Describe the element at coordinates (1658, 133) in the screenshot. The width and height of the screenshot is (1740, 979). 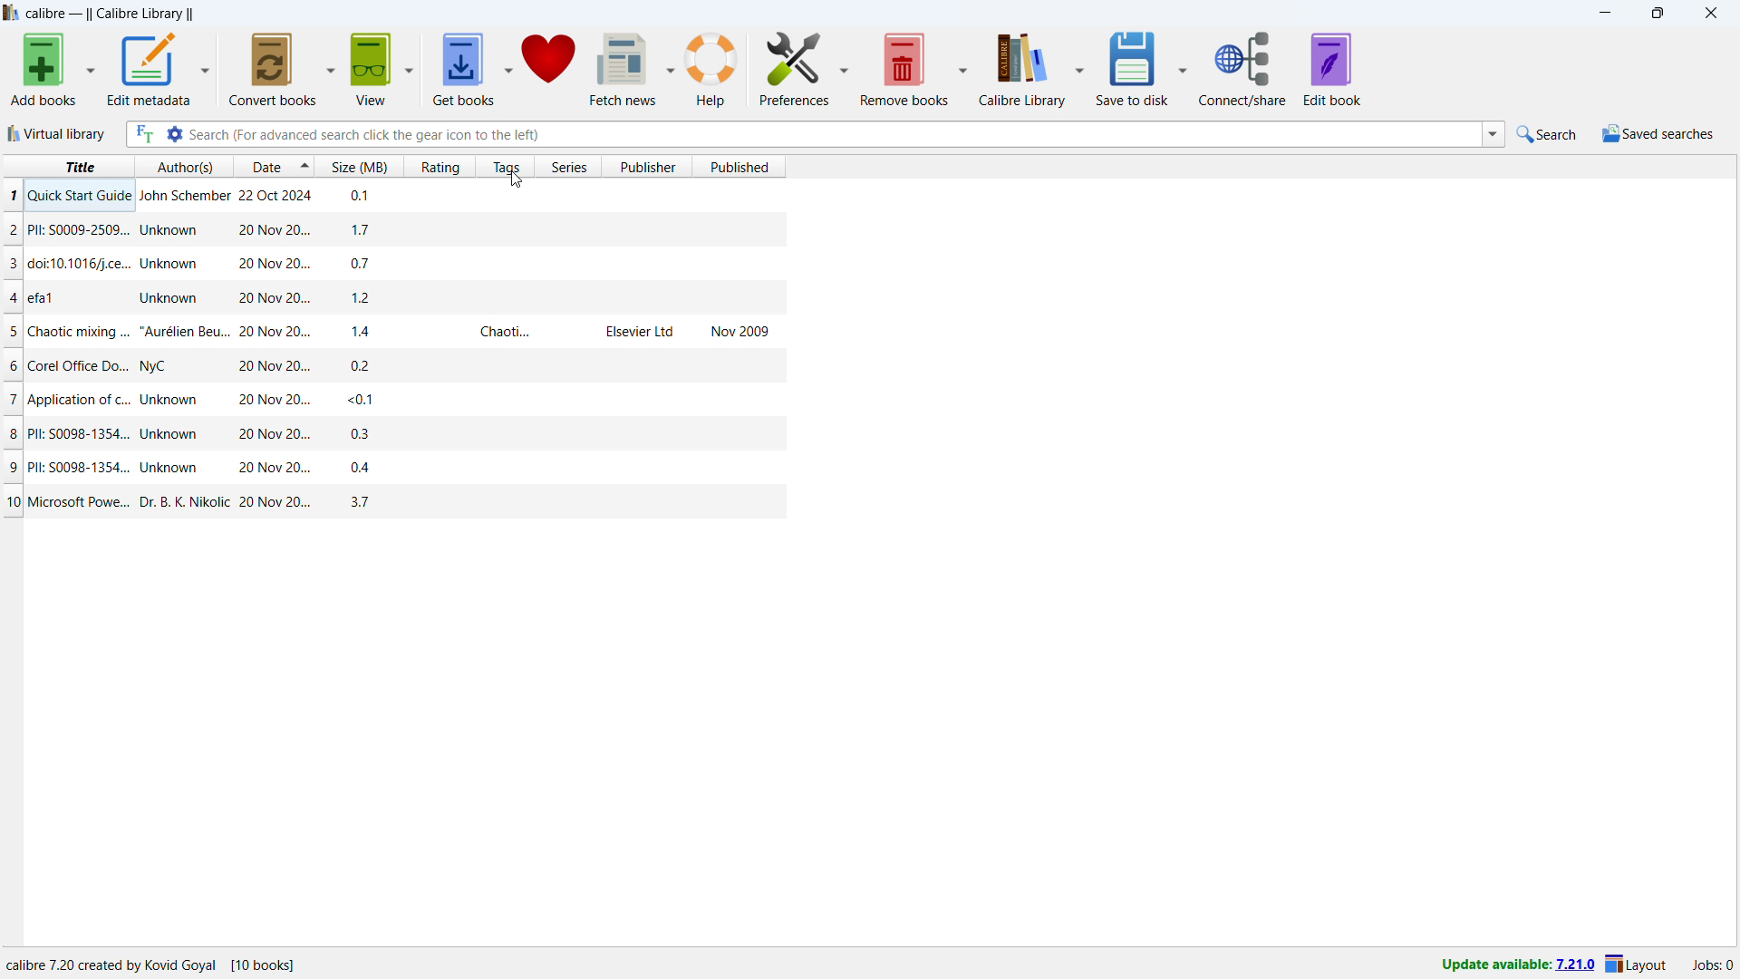
I see `saved searches menu` at that location.